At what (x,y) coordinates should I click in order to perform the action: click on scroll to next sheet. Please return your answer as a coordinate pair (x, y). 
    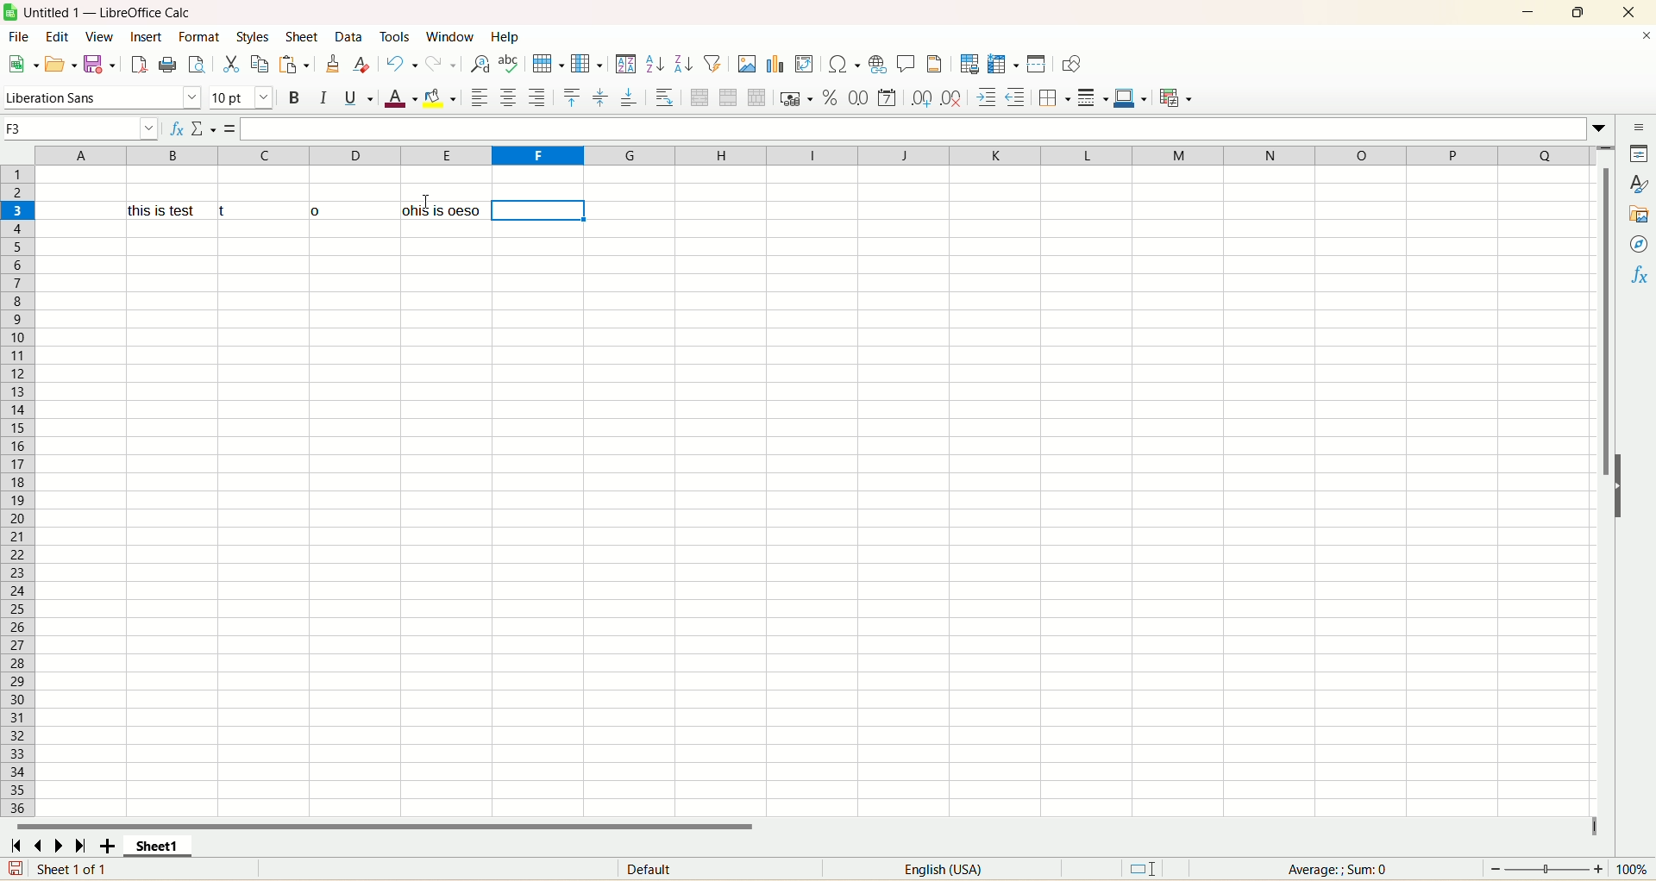
    Looking at the image, I should click on (59, 841).